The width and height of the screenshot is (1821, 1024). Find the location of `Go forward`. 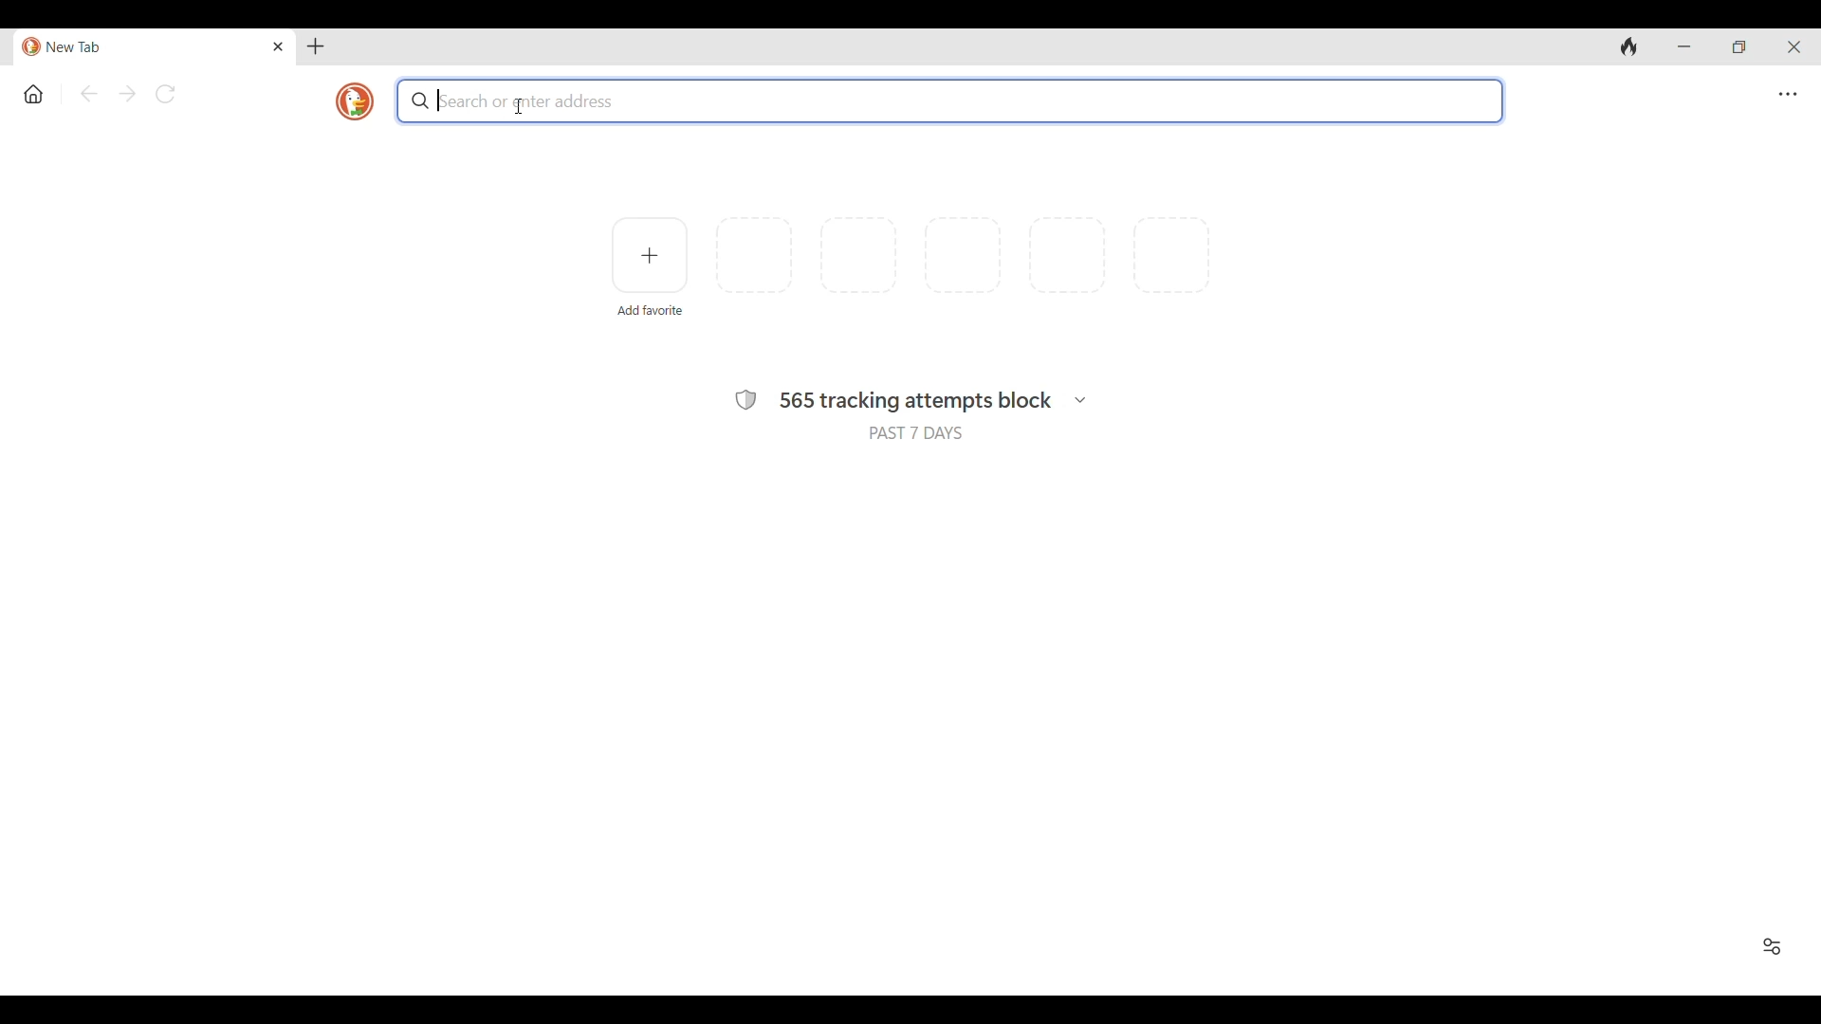

Go forward is located at coordinates (127, 94).